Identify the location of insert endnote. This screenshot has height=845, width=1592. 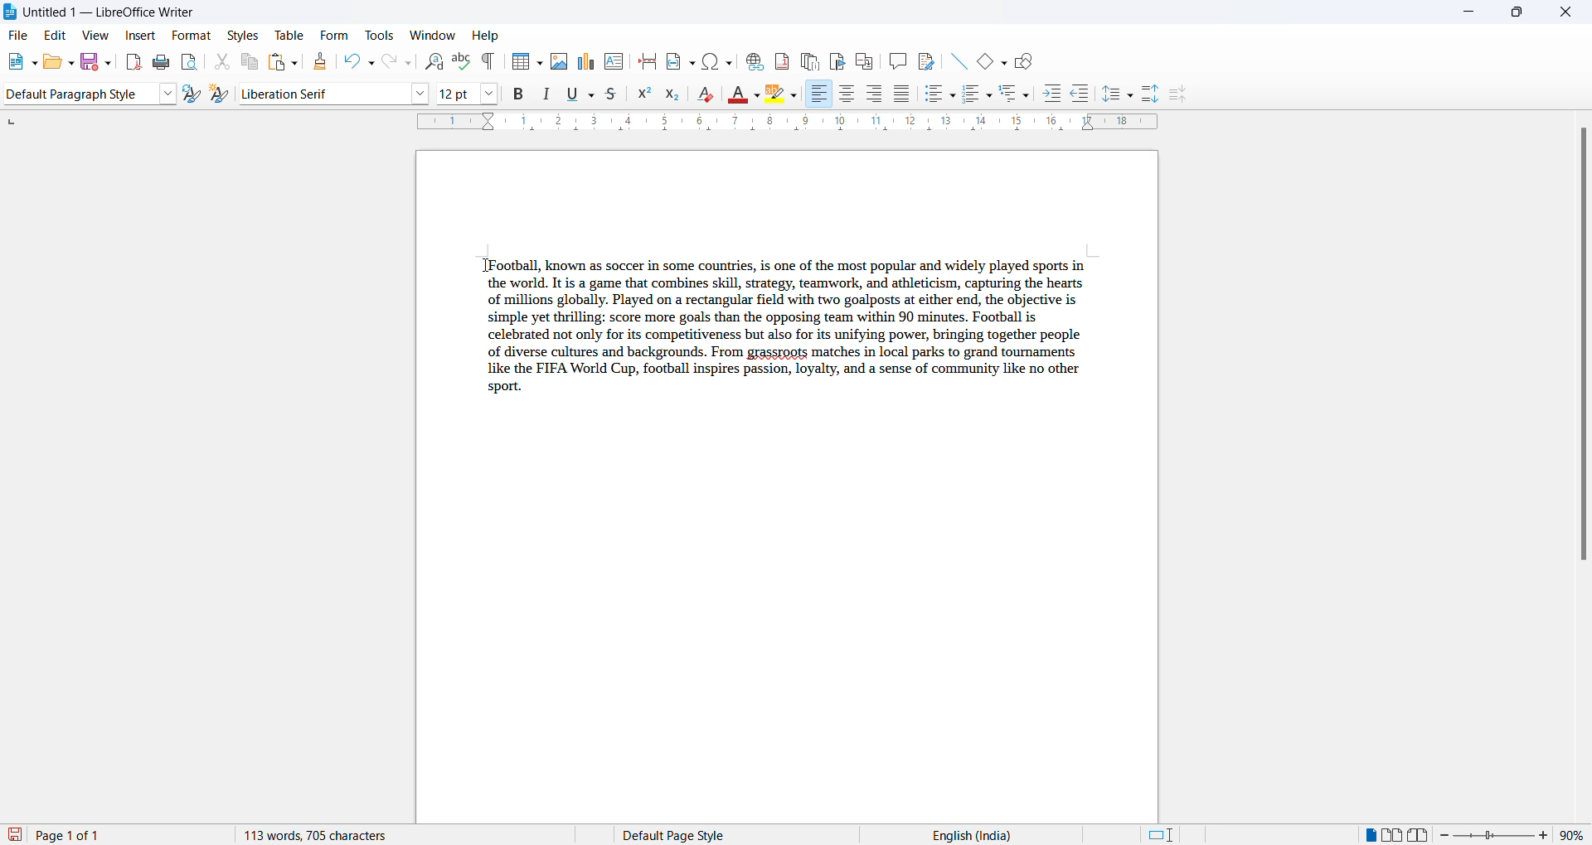
(810, 59).